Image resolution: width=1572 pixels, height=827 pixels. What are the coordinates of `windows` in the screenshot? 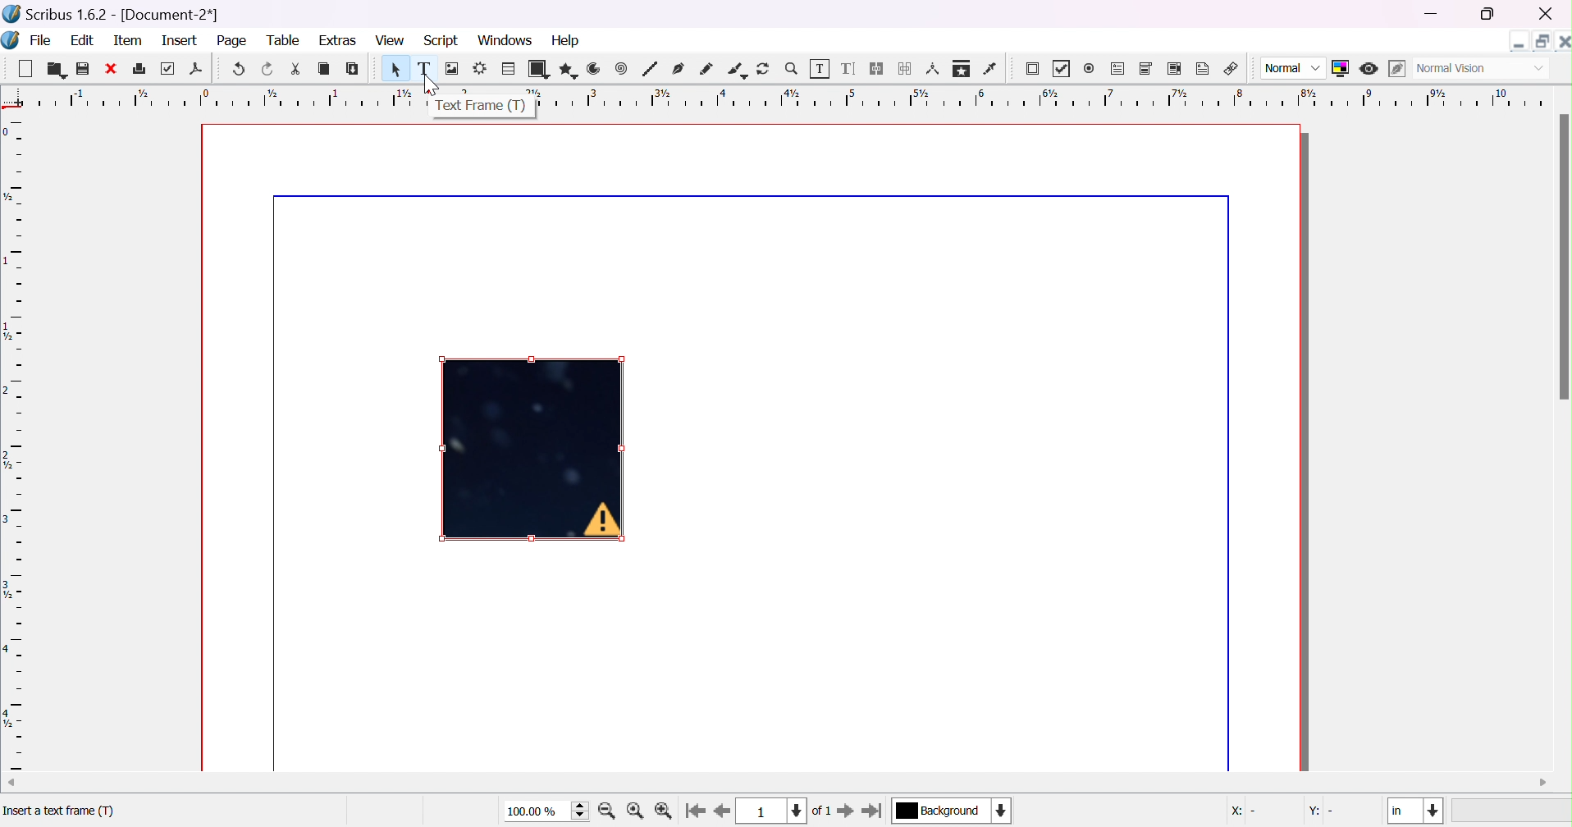 It's located at (505, 42).